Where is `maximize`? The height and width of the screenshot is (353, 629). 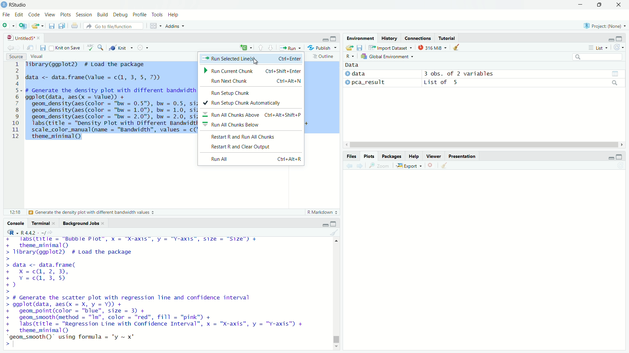 maximize is located at coordinates (619, 38).